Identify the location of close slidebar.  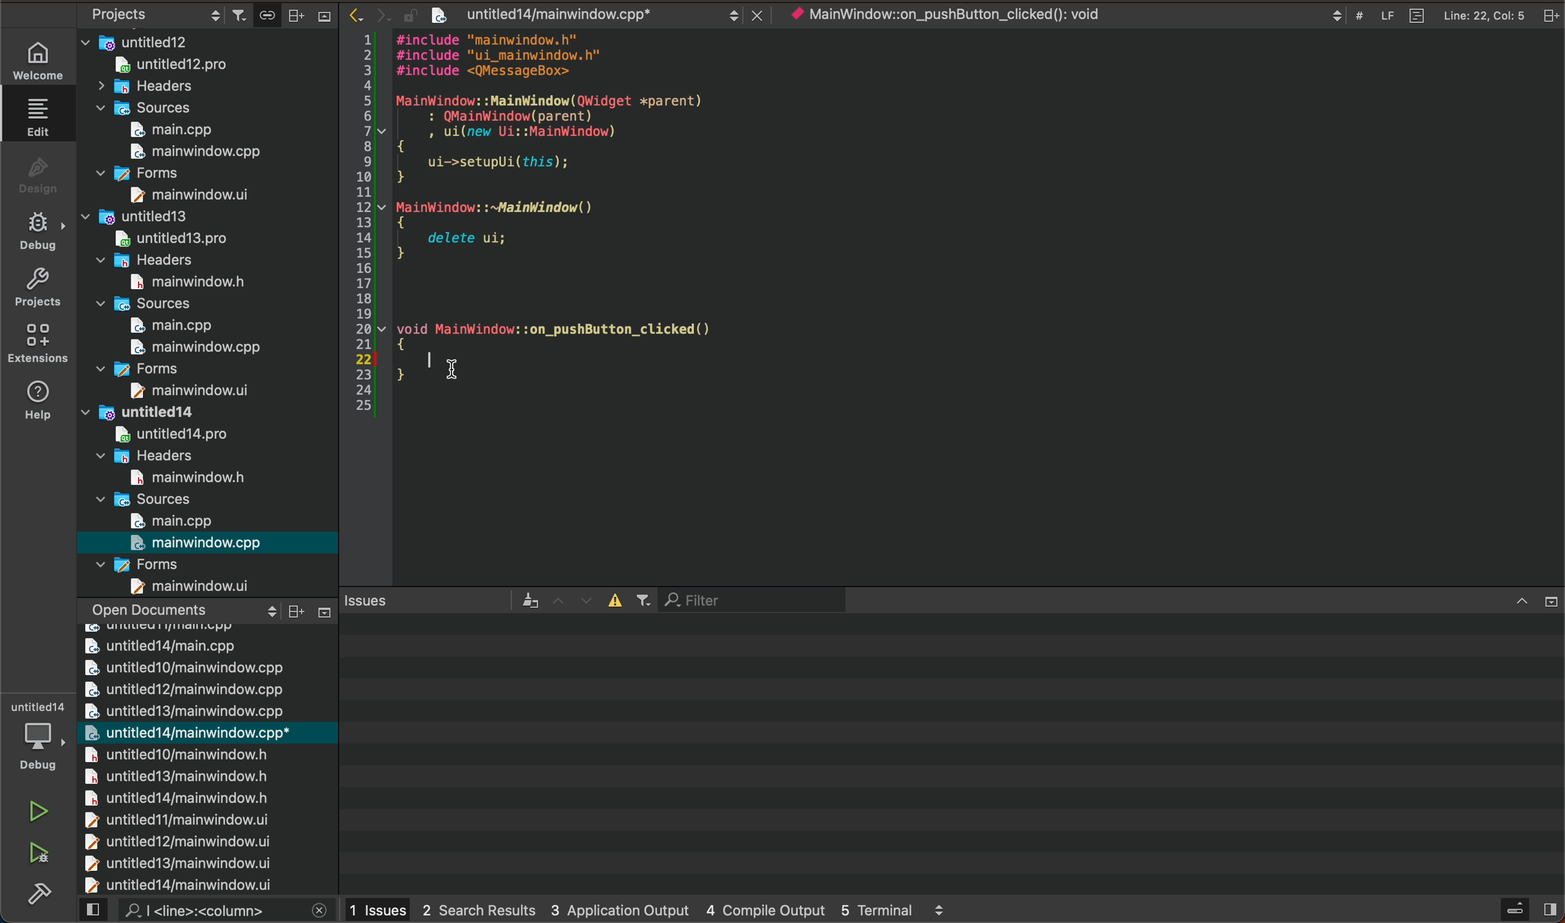
(1520, 907).